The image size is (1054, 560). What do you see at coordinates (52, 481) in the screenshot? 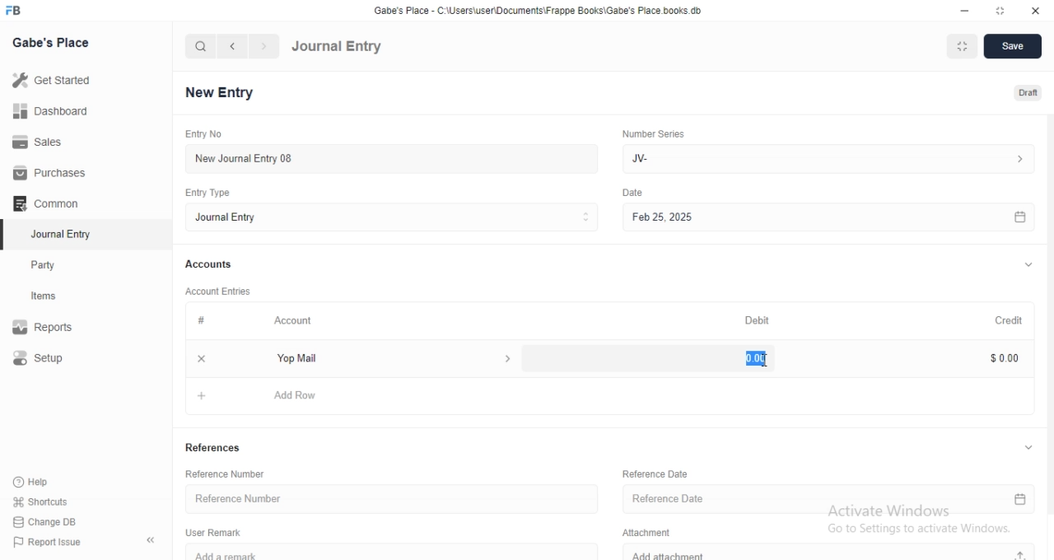
I see `Help` at bounding box center [52, 481].